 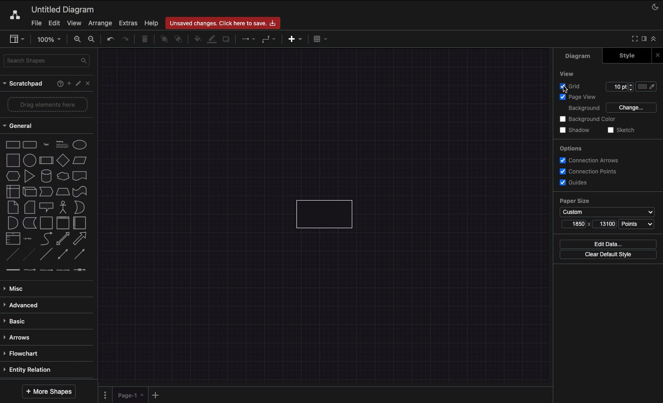 I want to click on cursor, so click(x=564, y=90).